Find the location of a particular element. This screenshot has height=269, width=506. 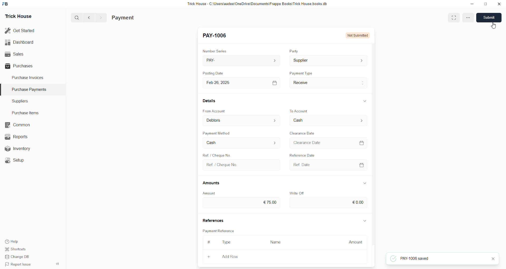

Payment is located at coordinates (124, 17).